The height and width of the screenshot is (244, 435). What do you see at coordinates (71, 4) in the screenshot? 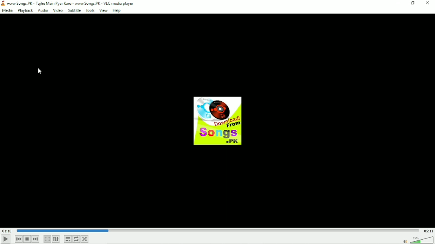
I see `‘www. Songs. PK - Tughe Main Pyar Karu - www.Songs. PK - VLC media player` at bounding box center [71, 4].